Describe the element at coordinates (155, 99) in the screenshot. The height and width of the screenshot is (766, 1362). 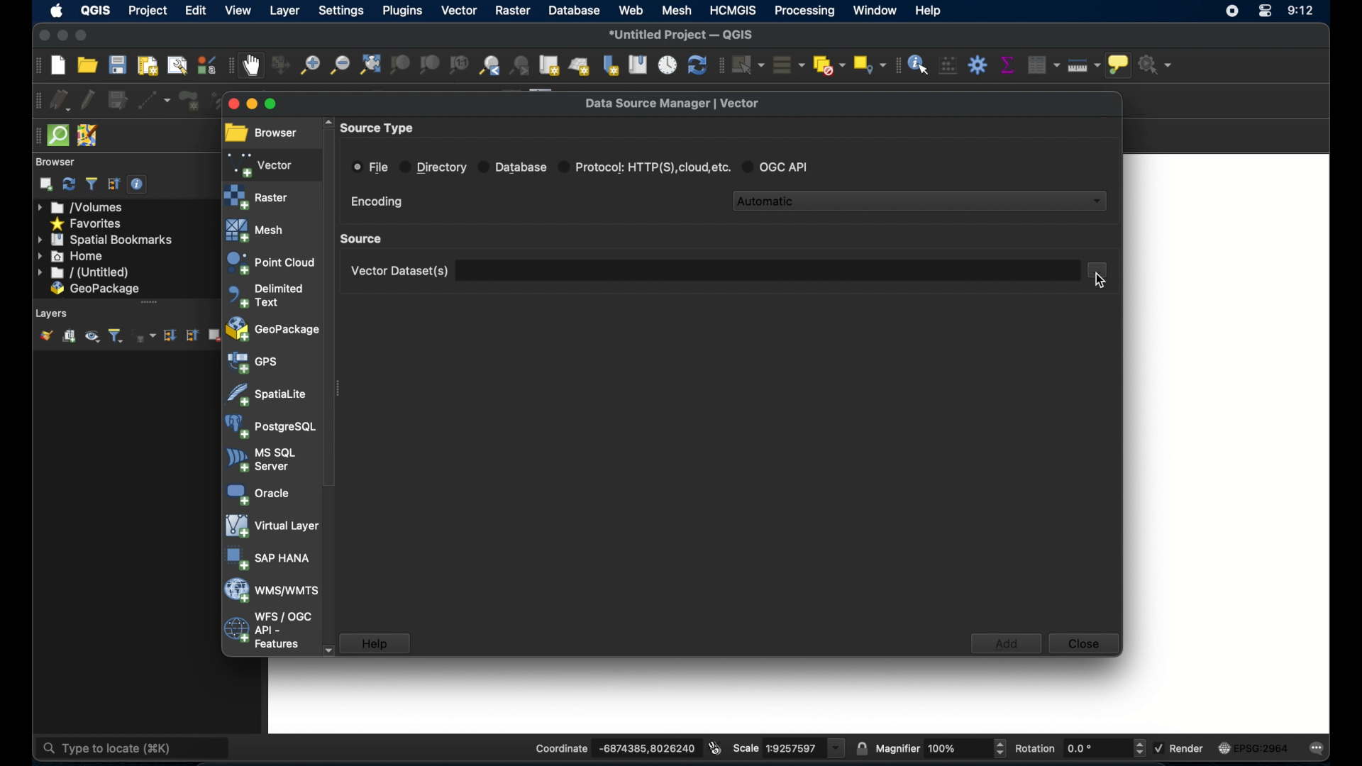
I see `digitize with segment` at that location.